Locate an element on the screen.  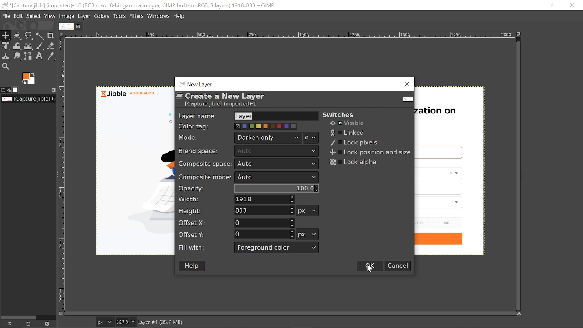
Current image is located at coordinates (465, 170).